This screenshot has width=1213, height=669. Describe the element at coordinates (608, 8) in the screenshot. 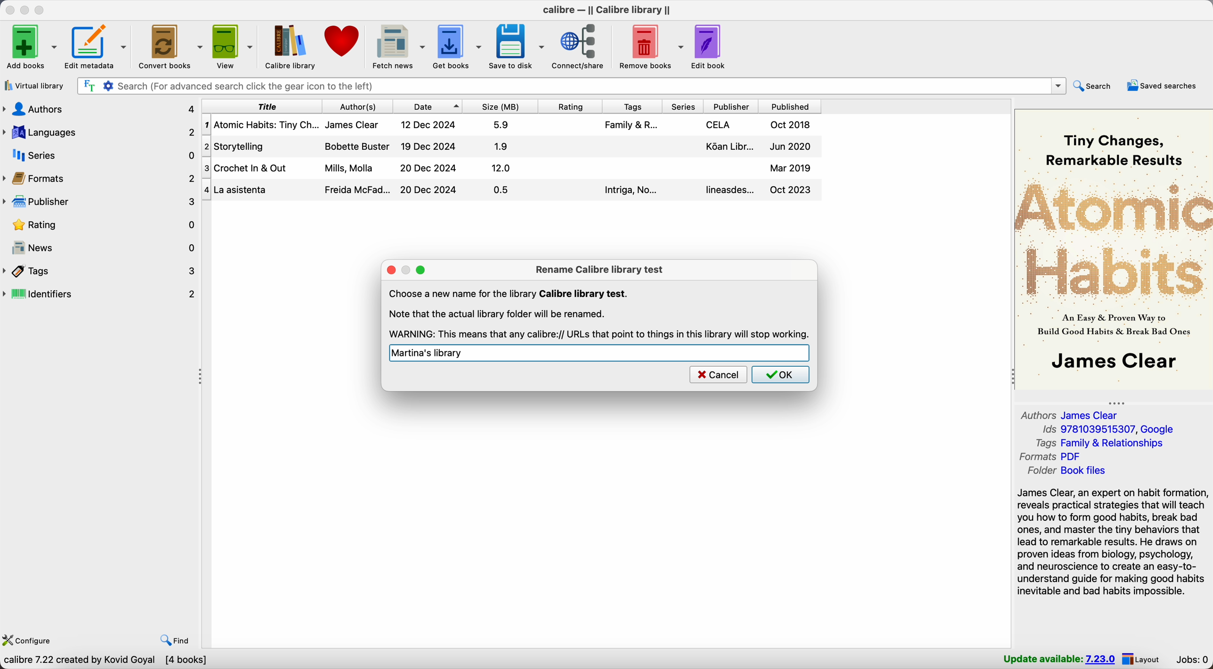

I see `Calibre - || Calibre library ||` at that location.